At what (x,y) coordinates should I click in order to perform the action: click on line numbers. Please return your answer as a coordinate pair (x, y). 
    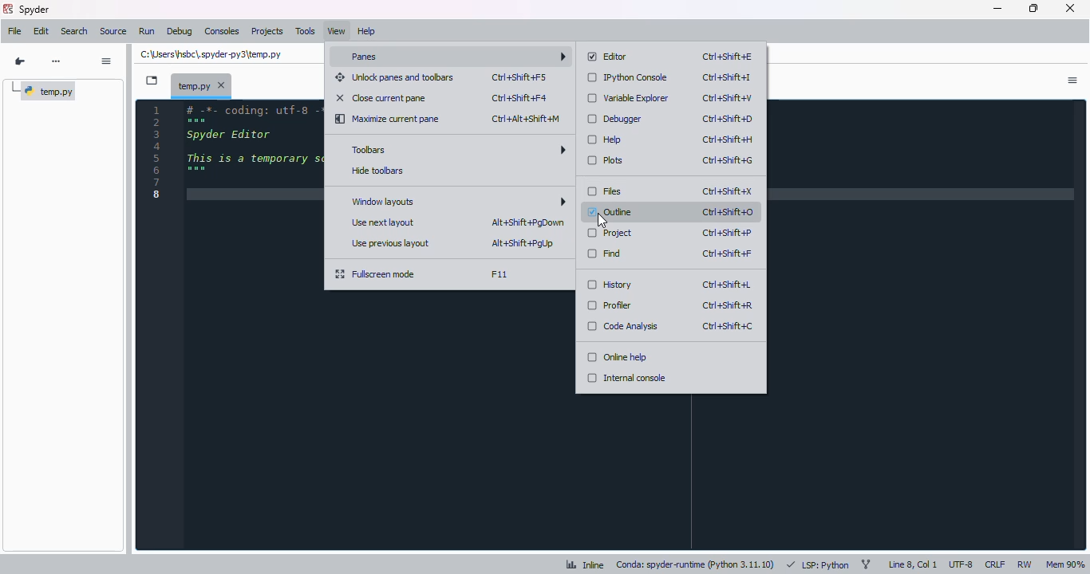
    Looking at the image, I should click on (156, 151).